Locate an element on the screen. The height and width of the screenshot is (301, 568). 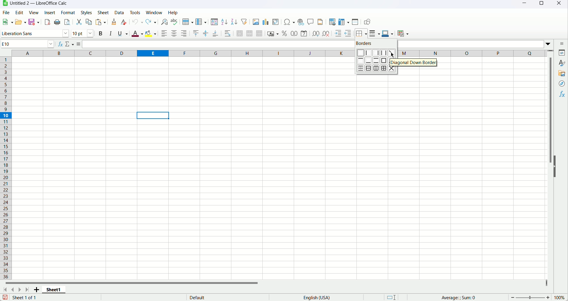
View is located at coordinates (33, 12).